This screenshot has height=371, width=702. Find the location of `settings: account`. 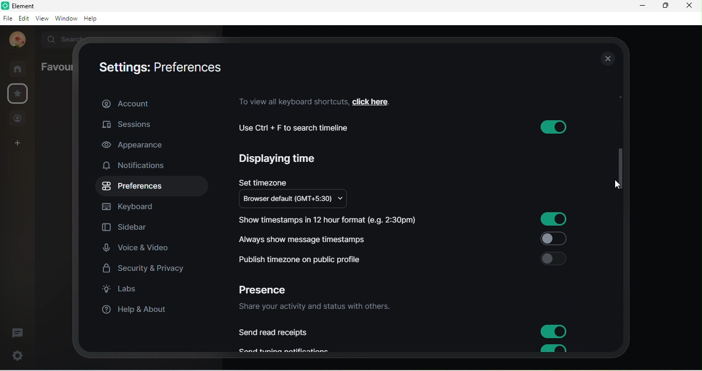

settings: account is located at coordinates (155, 67).